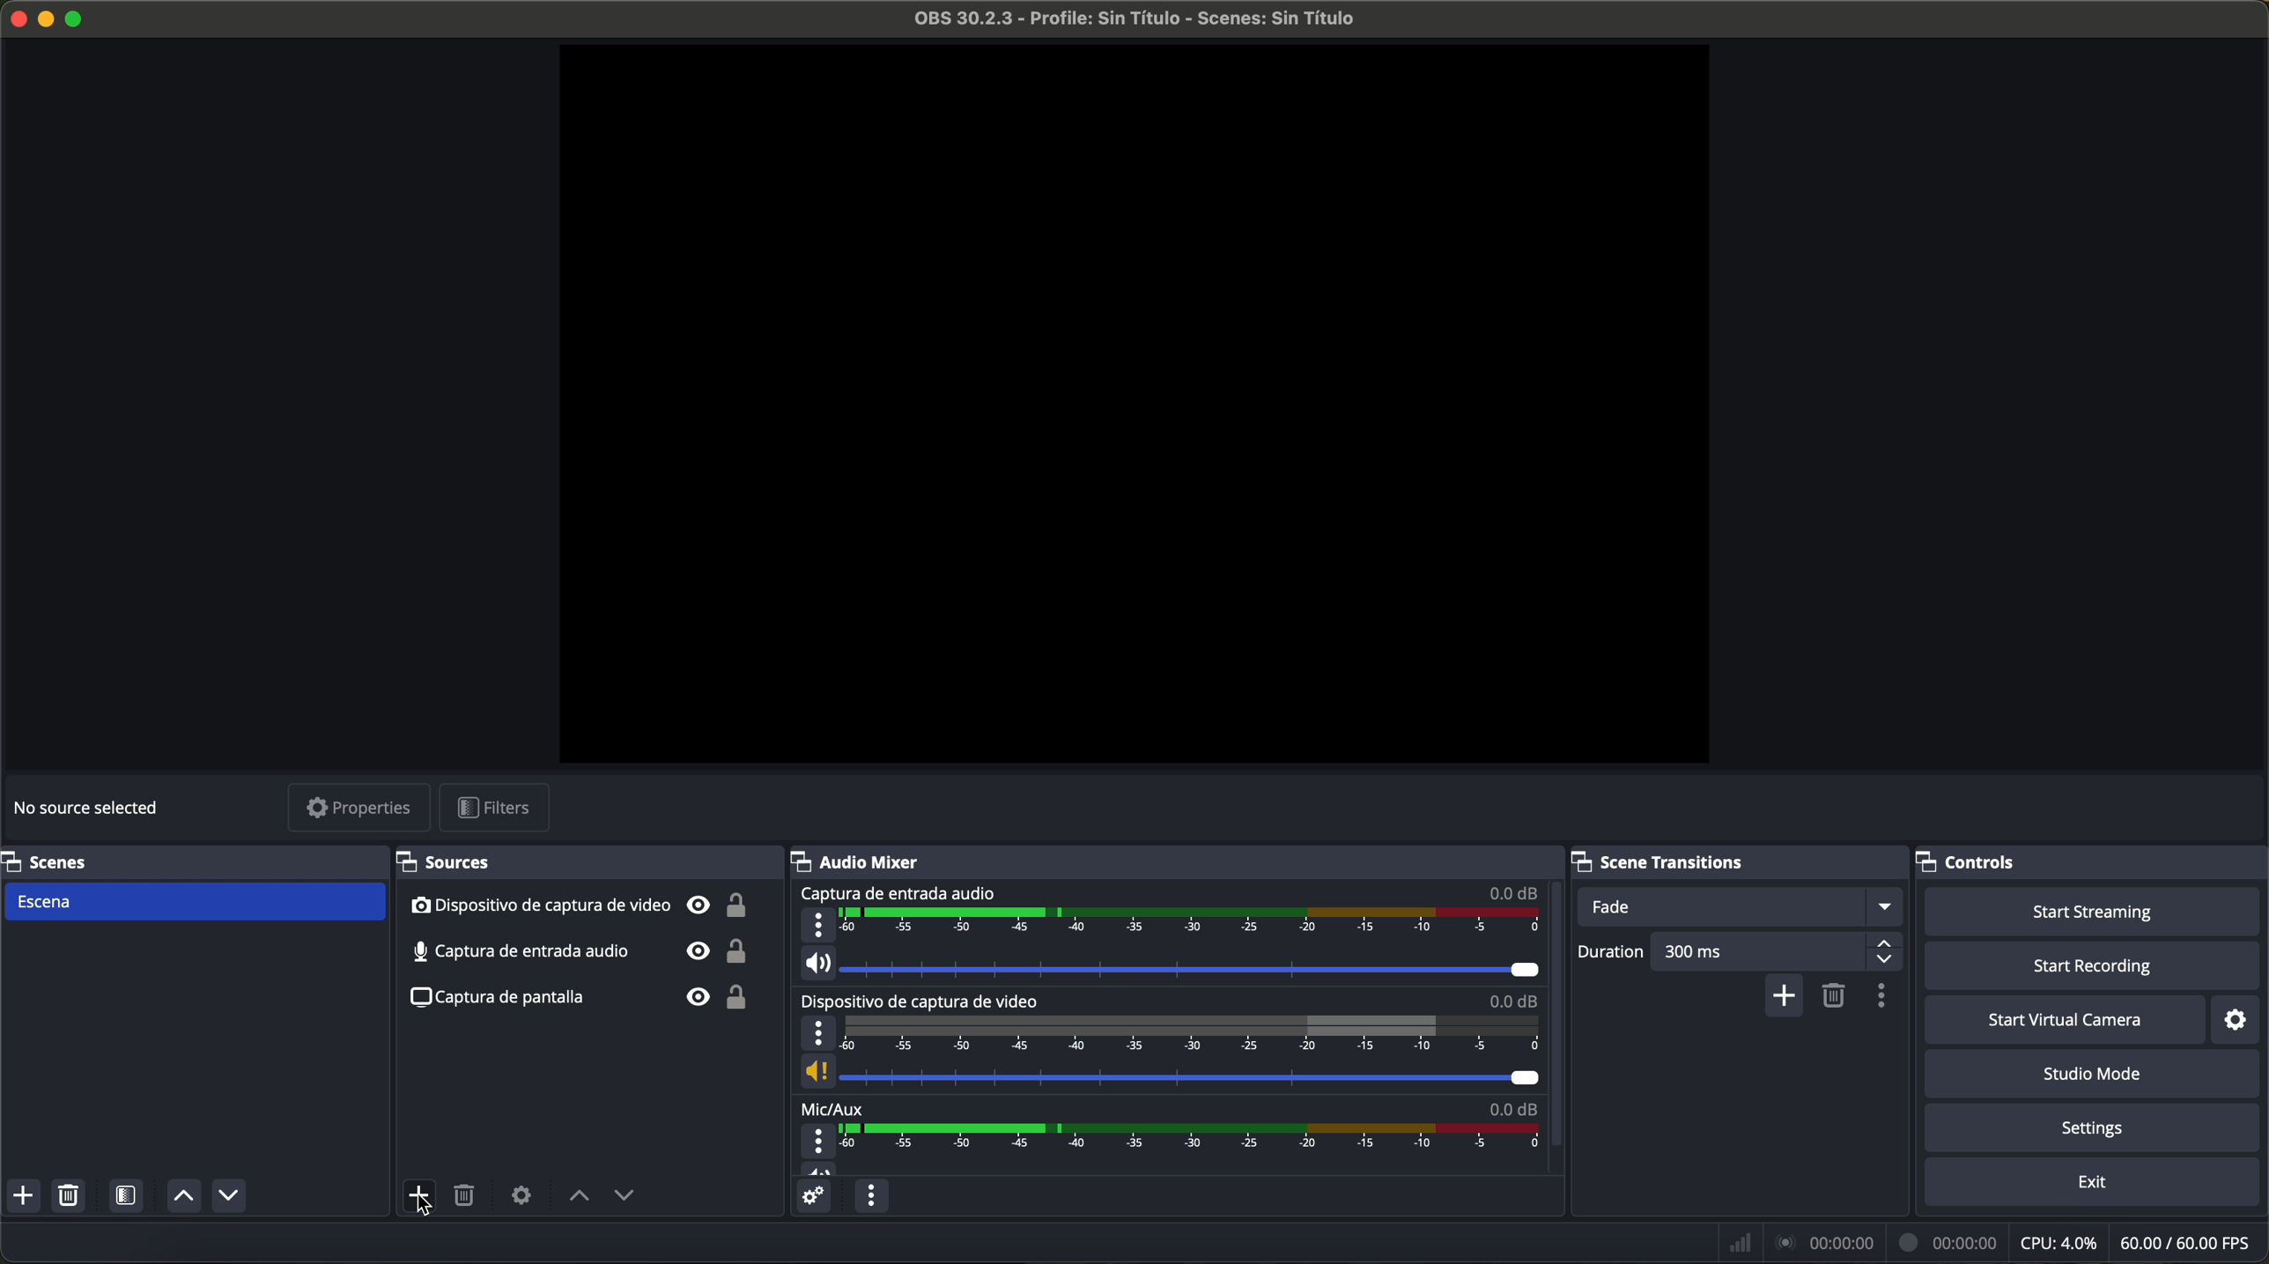  I want to click on more options, so click(820, 1142).